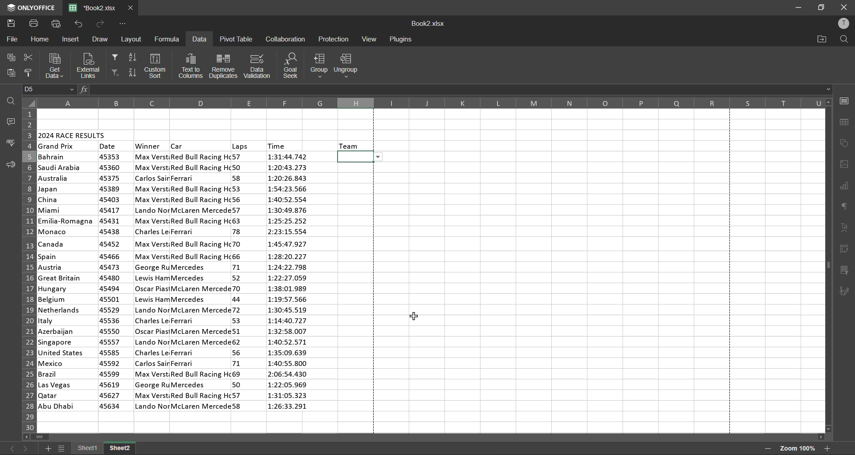  What do you see at coordinates (168, 38) in the screenshot?
I see `formula` at bounding box center [168, 38].